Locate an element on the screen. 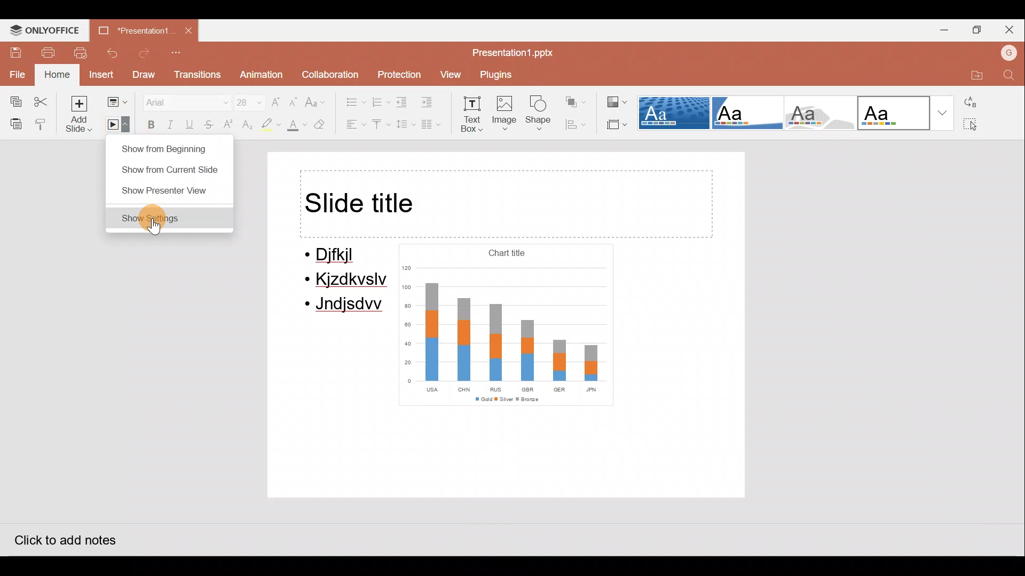 The height and width of the screenshot is (576, 1025). Increase font size is located at coordinates (275, 102).